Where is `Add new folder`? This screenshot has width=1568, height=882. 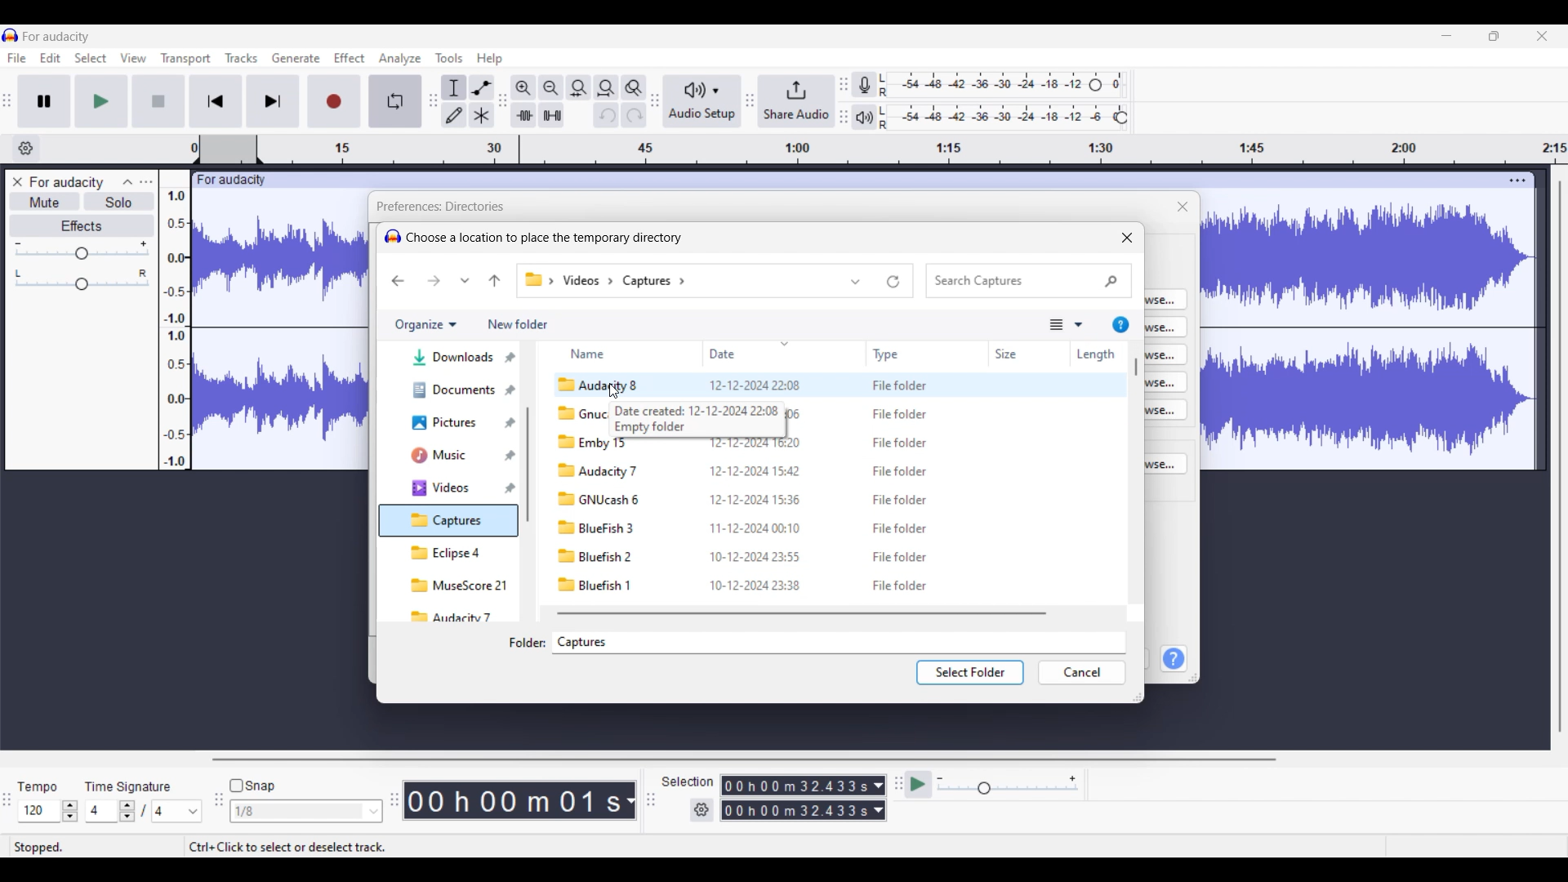 Add new folder is located at coordinates (518, 324).